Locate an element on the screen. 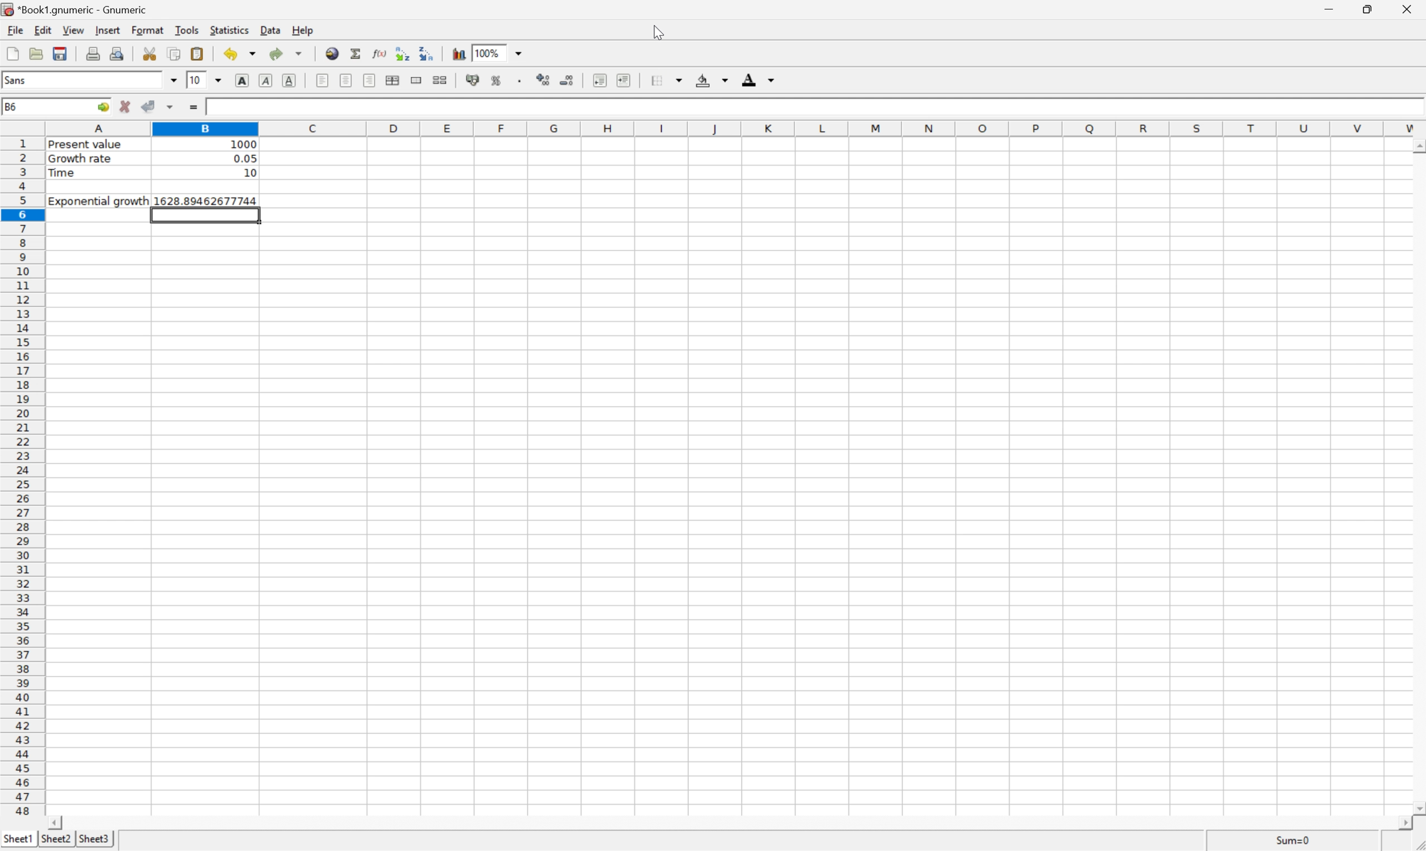 The width and height of the screenshot is (1426, 851). 1628.89462677744 is located at coordinates (207, 201).